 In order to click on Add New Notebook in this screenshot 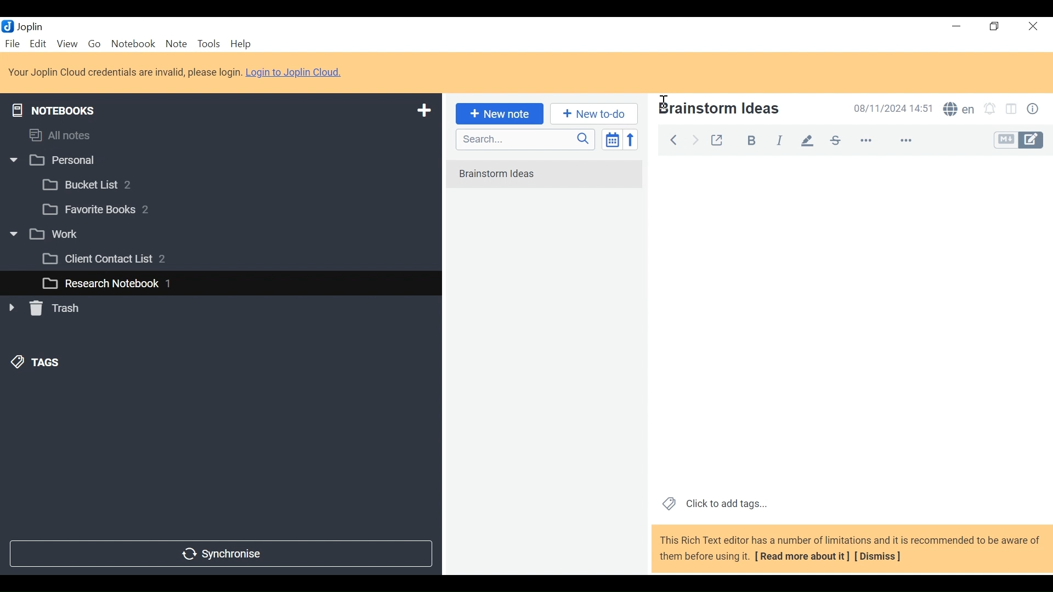, I will do `click(423, 111)`.